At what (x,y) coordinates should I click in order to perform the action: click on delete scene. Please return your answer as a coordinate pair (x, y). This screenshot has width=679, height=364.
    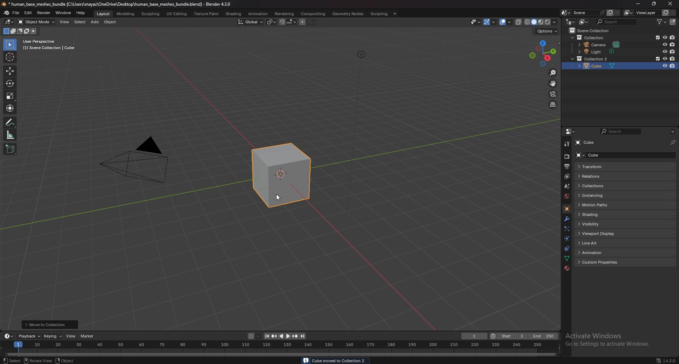
    Looking at the image, I should click on (617, 12).